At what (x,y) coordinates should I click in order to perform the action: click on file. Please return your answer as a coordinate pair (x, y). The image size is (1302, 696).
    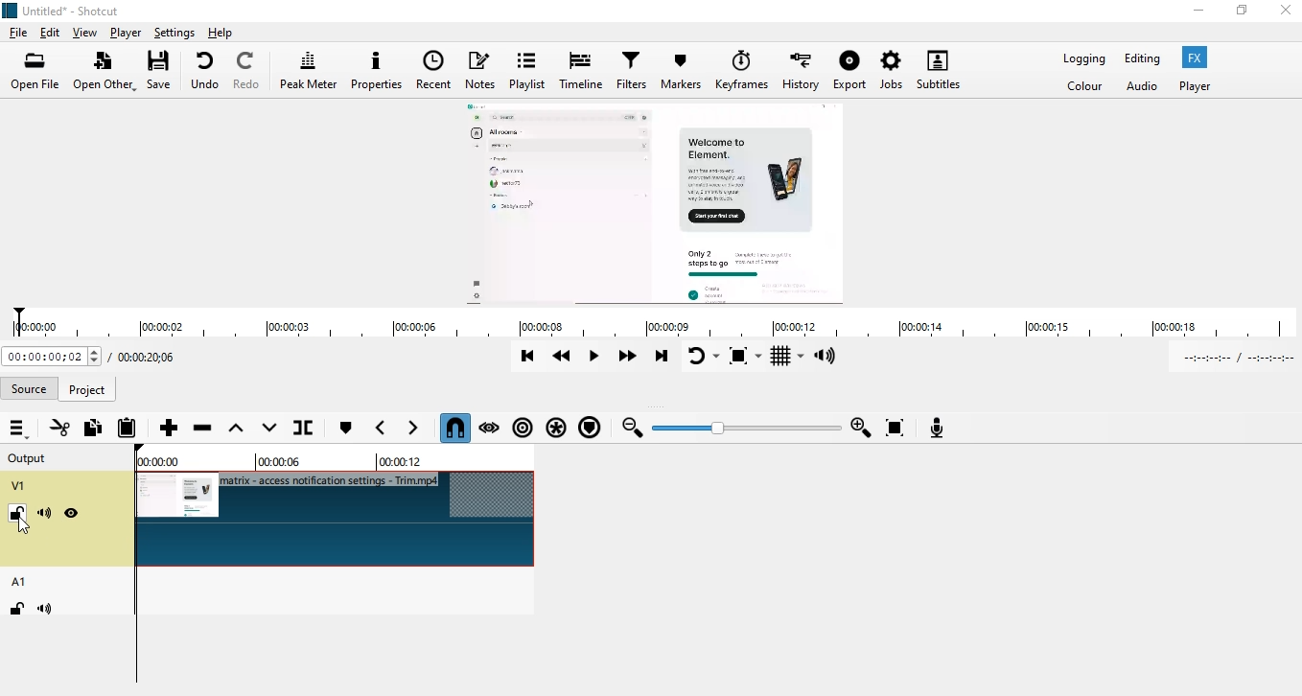
    Looking at the image, I should click on (20, 31).